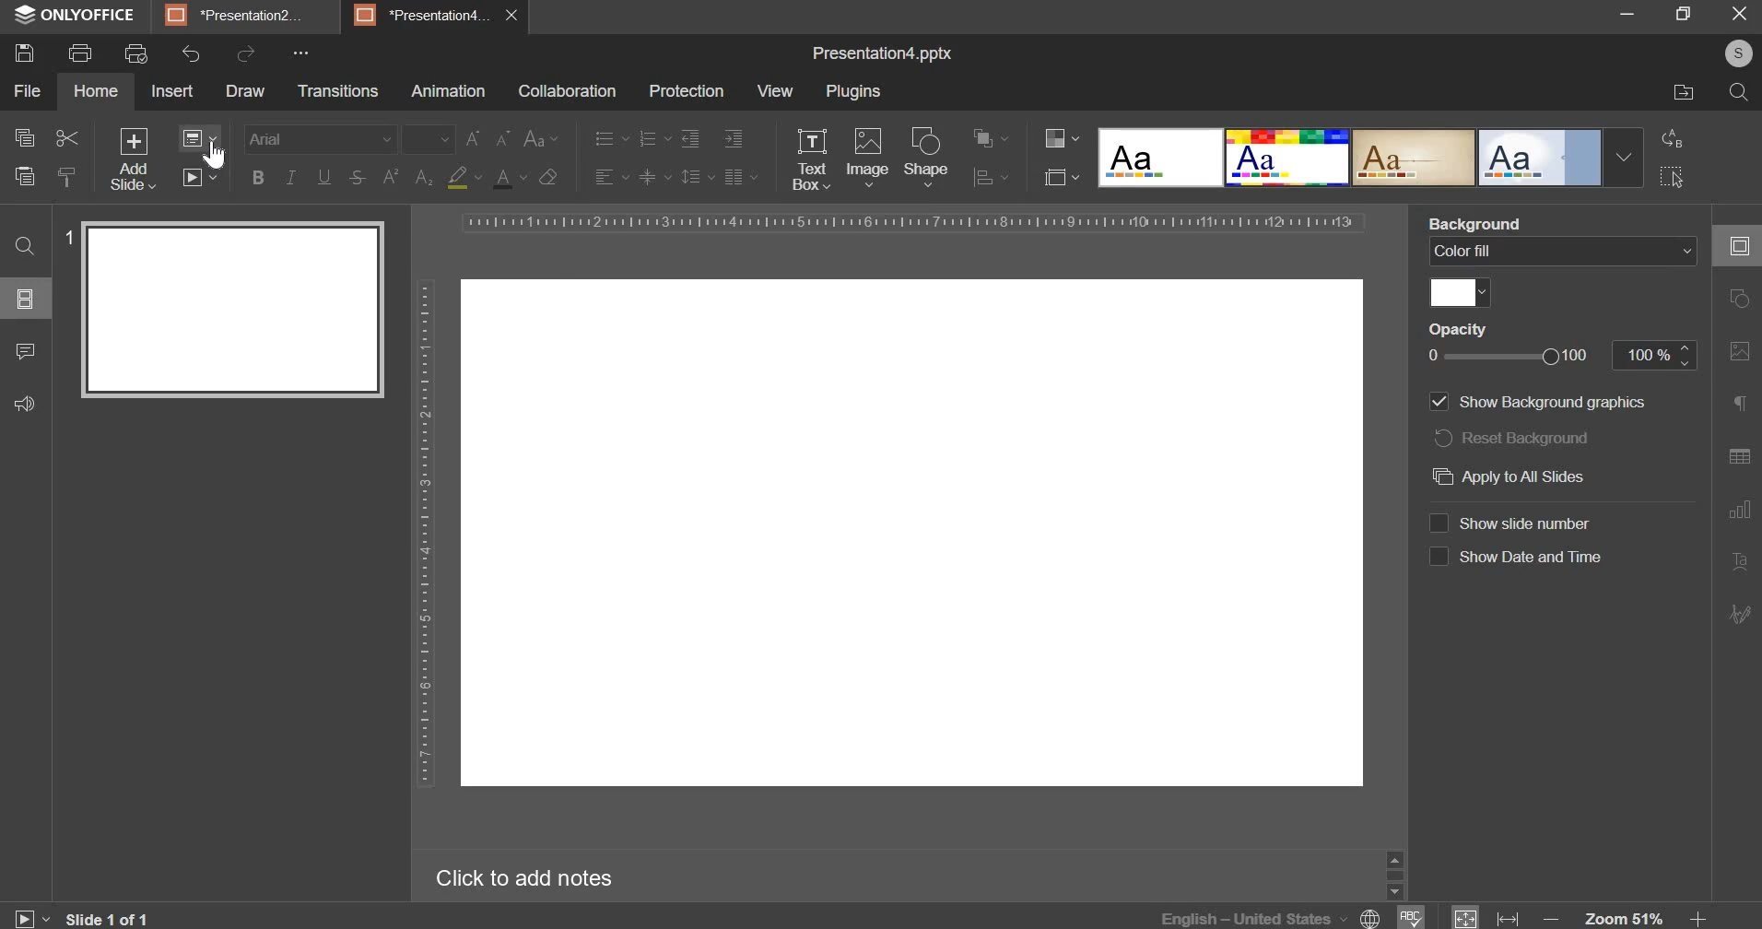 This screenshot has width=1762, height=929. Describe the element at coordinates (488, 137) in the screenshot. I see `change font size` at that location.